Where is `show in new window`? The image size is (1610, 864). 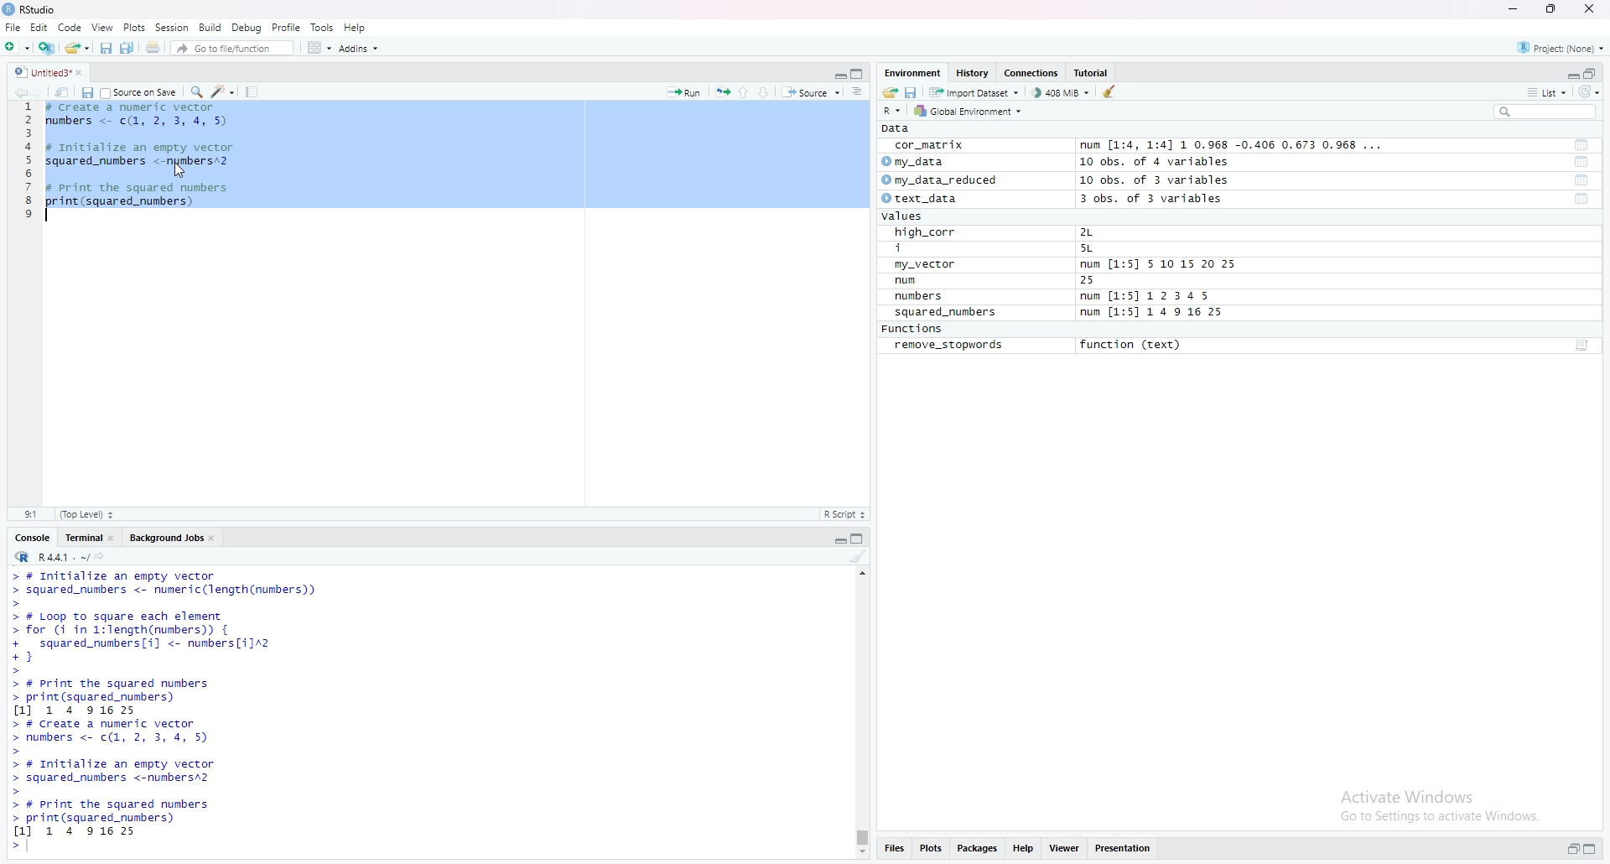
show in new window is located at coordinates (62, 91).